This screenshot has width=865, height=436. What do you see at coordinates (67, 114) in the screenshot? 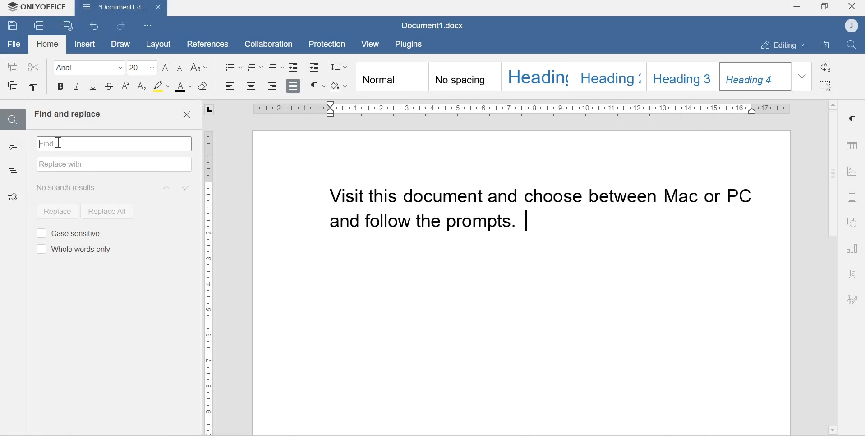
I see `Find and replace` at bounding box center [67, 114].